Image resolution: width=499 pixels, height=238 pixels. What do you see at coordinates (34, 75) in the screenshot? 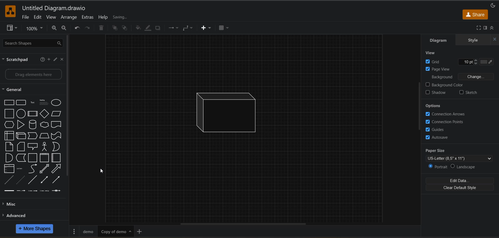
I see `Drag elements here` at bounding box center [34, 75].